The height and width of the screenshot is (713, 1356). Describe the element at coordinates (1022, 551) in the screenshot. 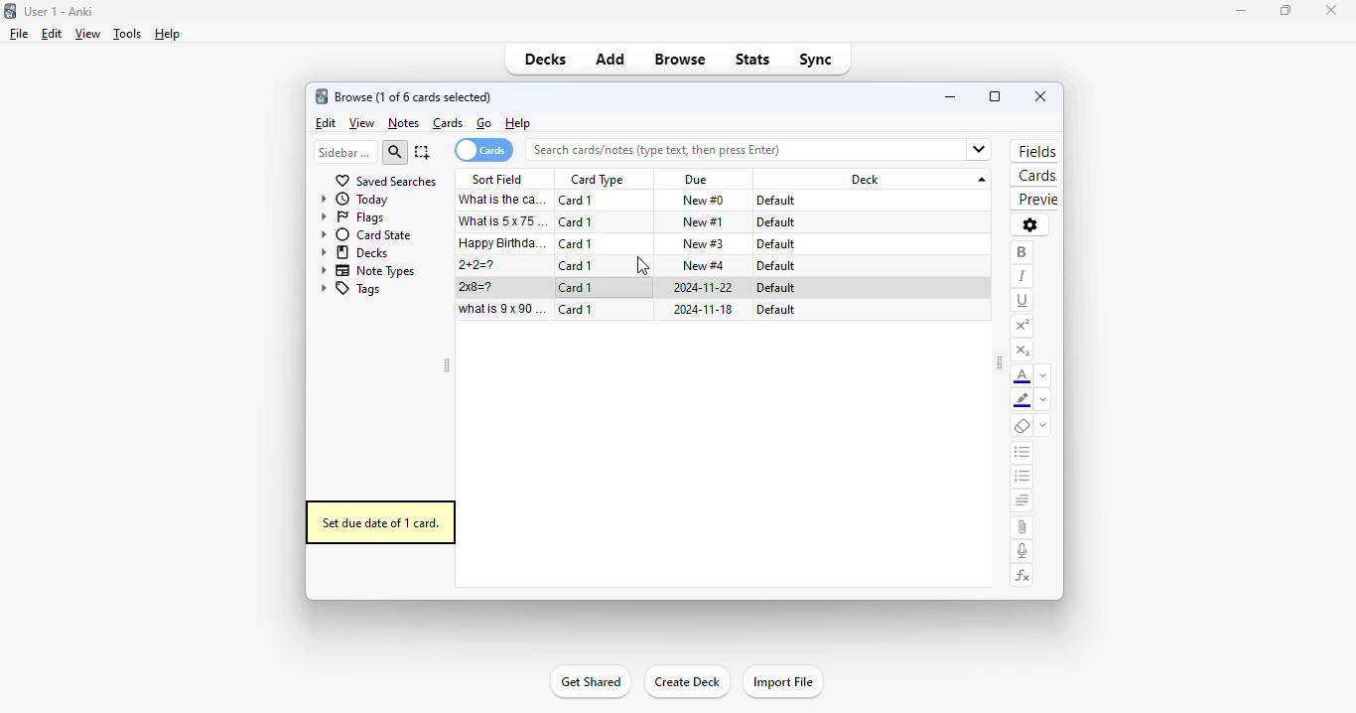

I see `record audio` at that location.